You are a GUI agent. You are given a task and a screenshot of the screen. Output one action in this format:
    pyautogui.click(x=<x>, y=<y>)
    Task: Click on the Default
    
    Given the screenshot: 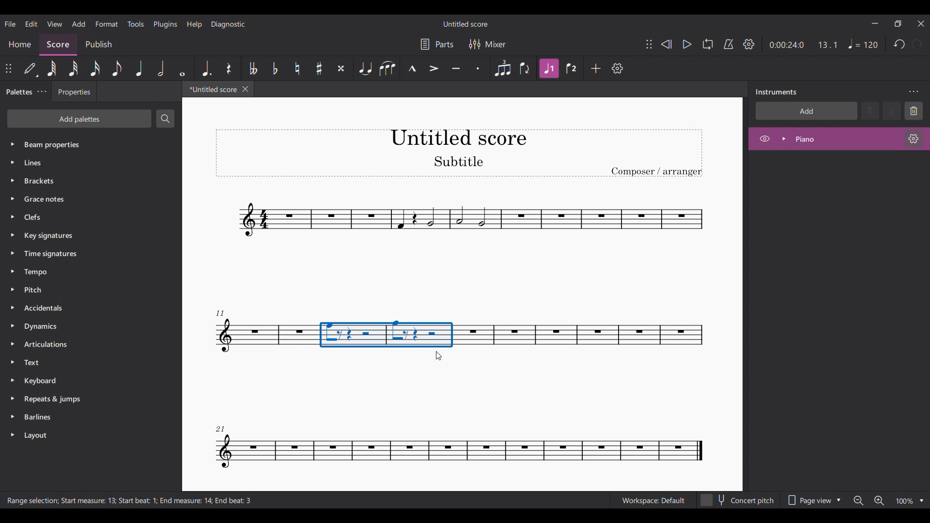 What is the action you would take?
    pyautogui.click(x=31, y=68)
    